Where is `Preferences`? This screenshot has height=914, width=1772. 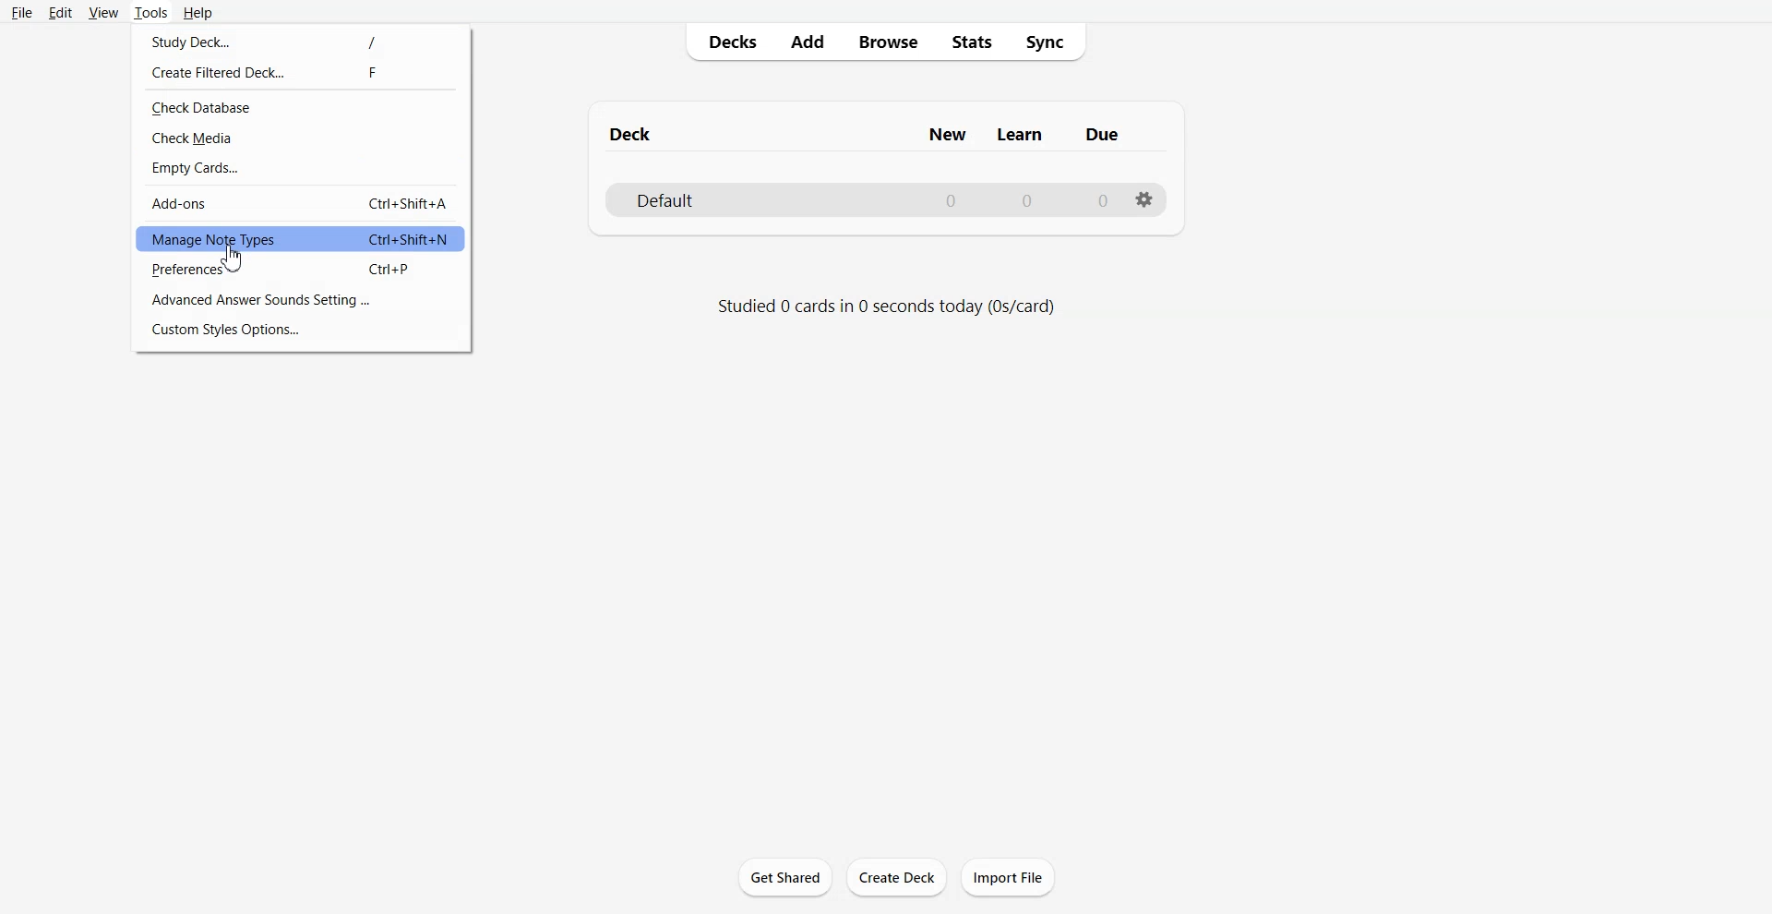 Preferences is located at coordinates (301, 271).